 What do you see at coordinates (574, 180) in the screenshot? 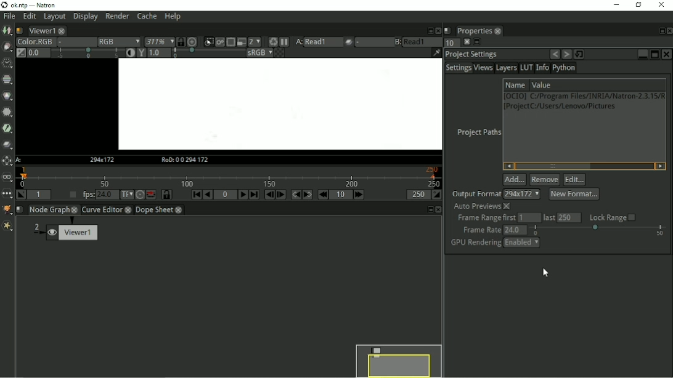
I see `Edit` at bounding box center [574, 180].